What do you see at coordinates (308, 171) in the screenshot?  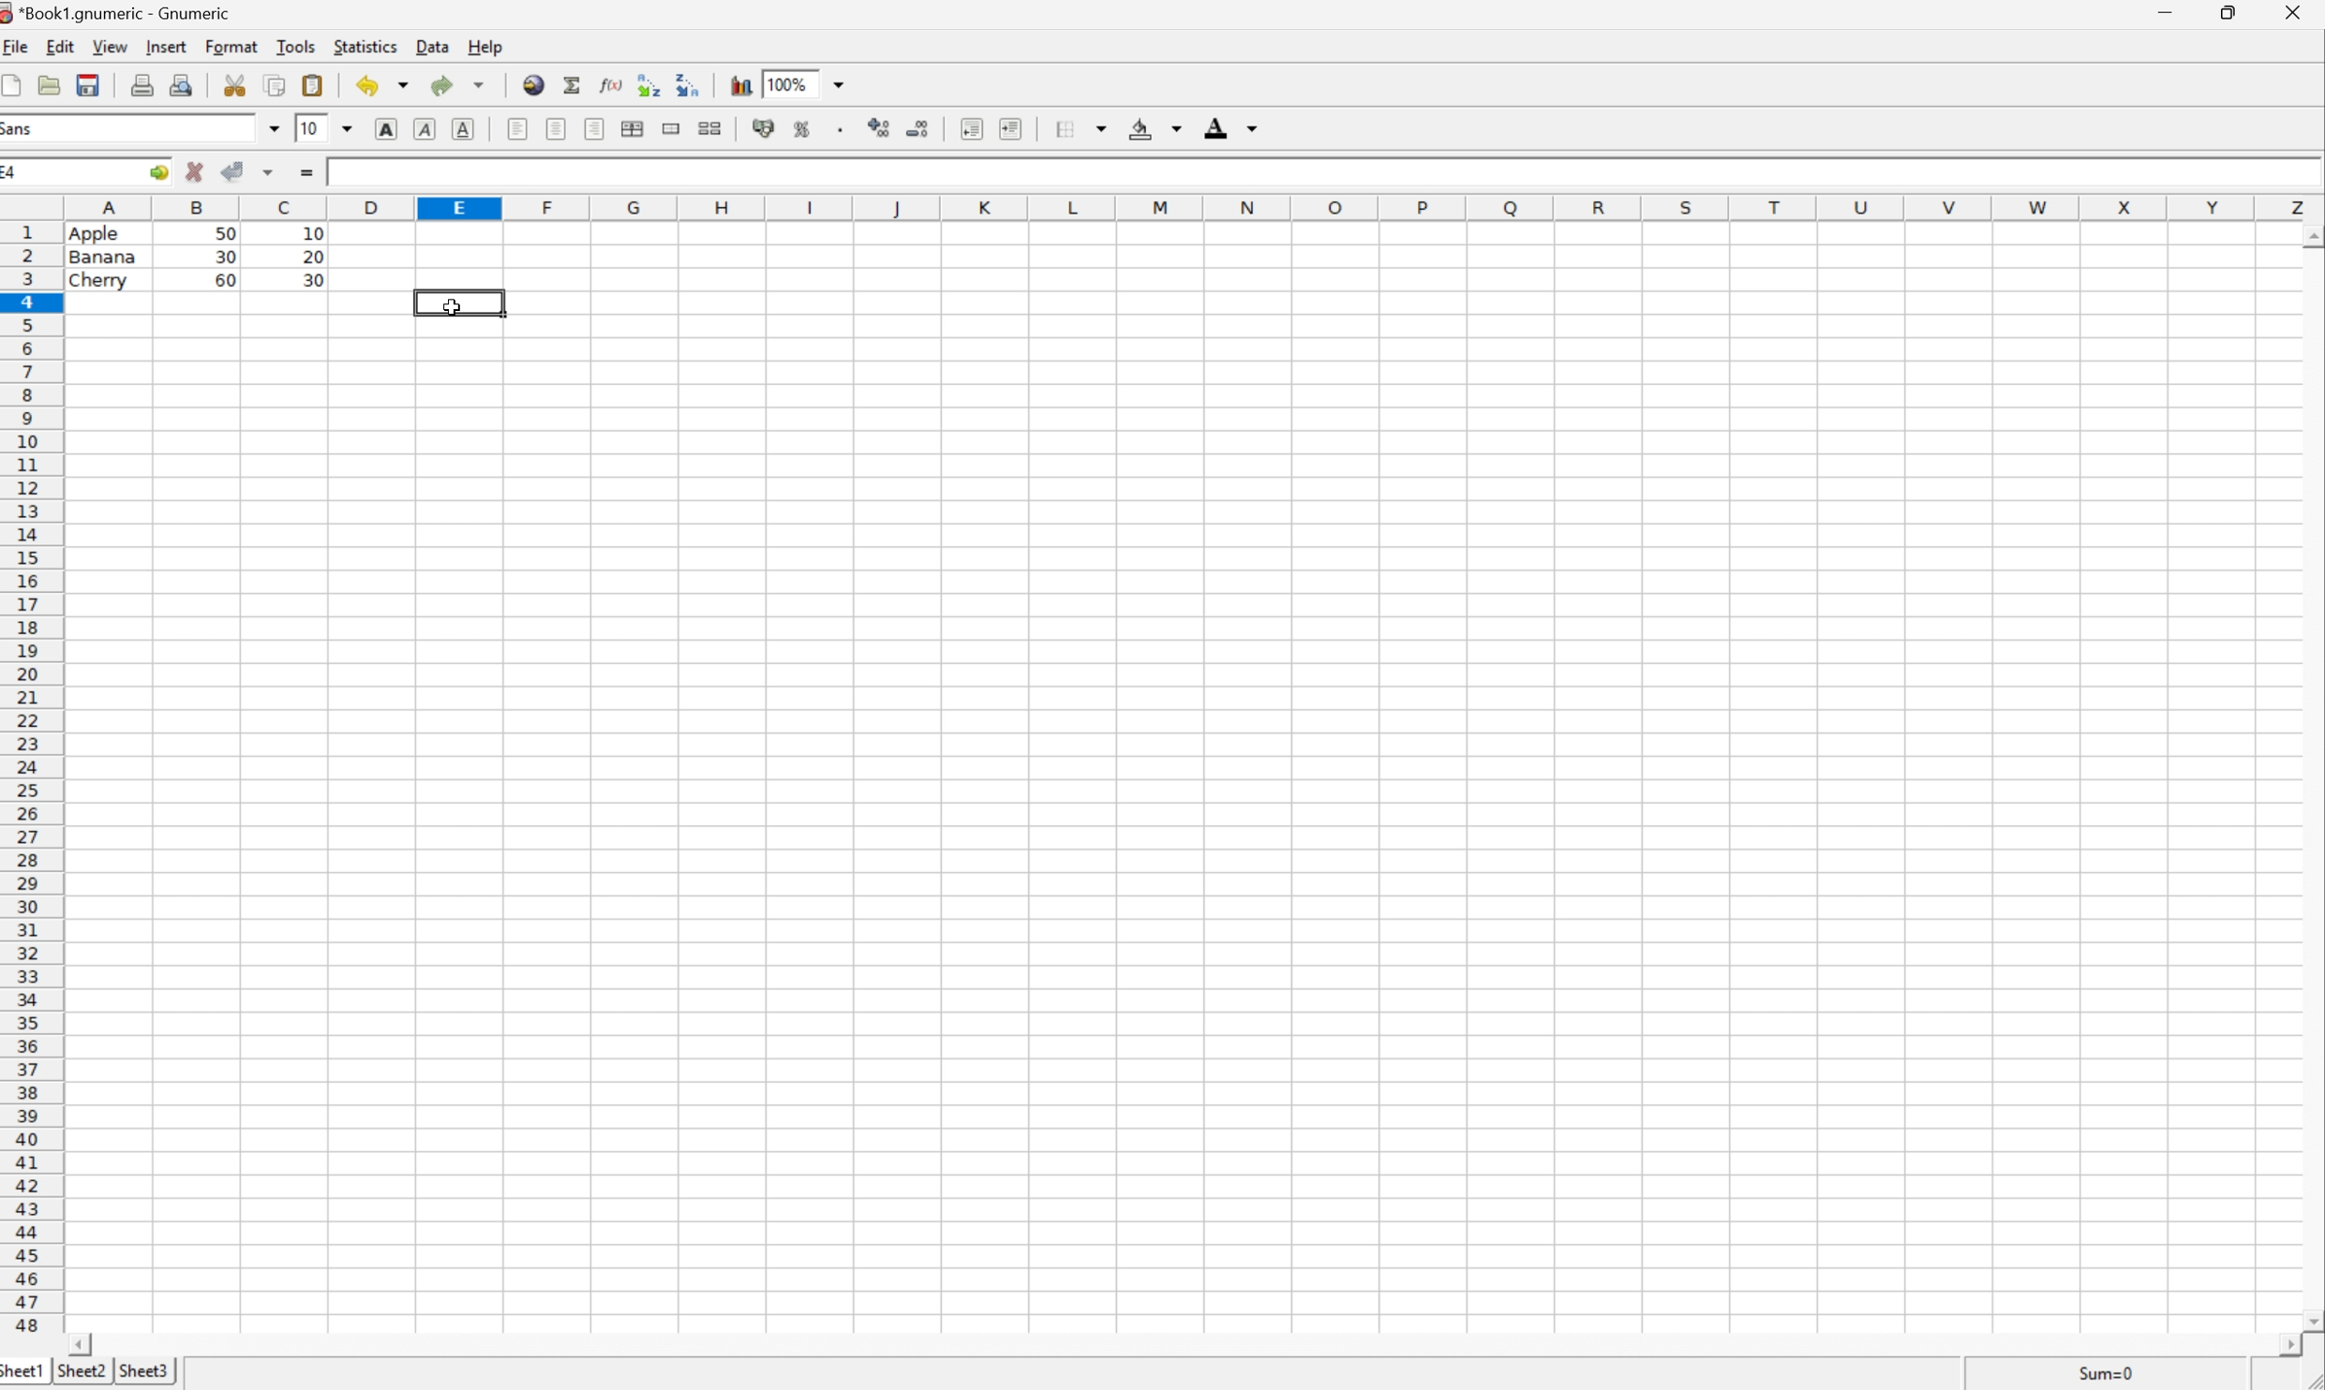 I see `enter formula` at bounding box center [308, 171].